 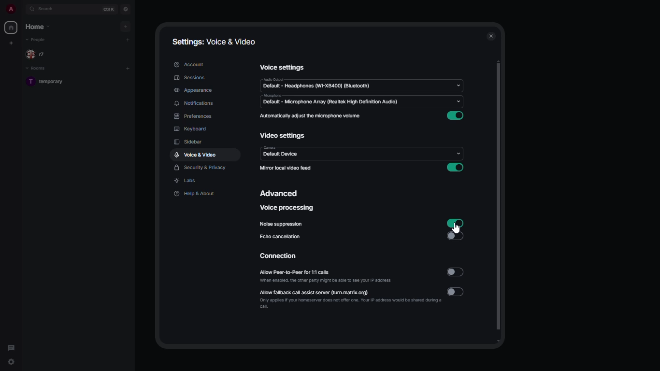 I want to click on drop down, so click(x=458, y=155).